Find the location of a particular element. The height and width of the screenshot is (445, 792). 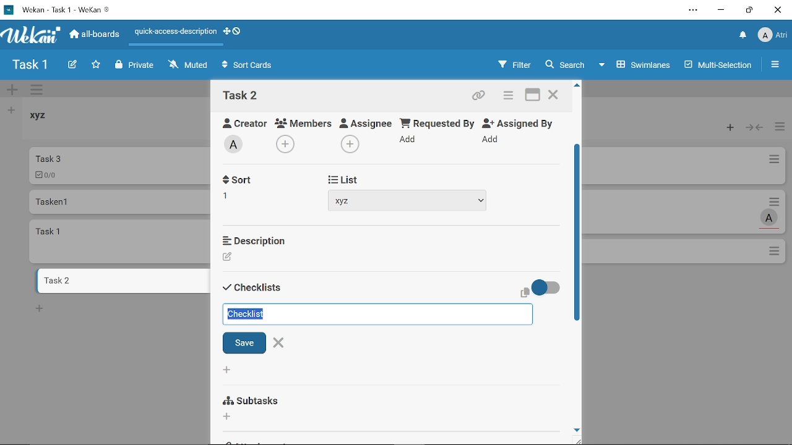

App logo is located at coordinates (32, 35).